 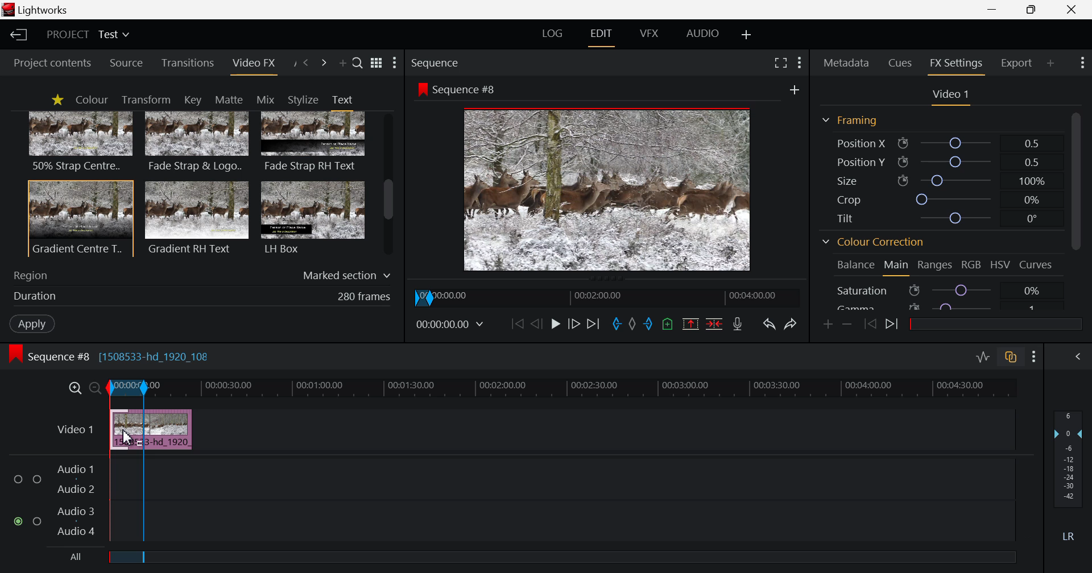 What do you see at coordinates (559, 558) in the screenshot?
I see `All field` at bounding box center [559, 558].